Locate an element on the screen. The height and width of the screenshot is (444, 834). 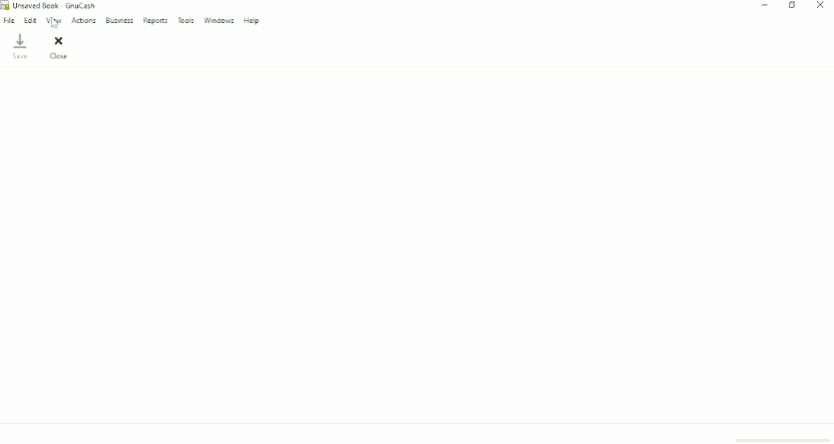
Business is located at coordinates (120, 21).